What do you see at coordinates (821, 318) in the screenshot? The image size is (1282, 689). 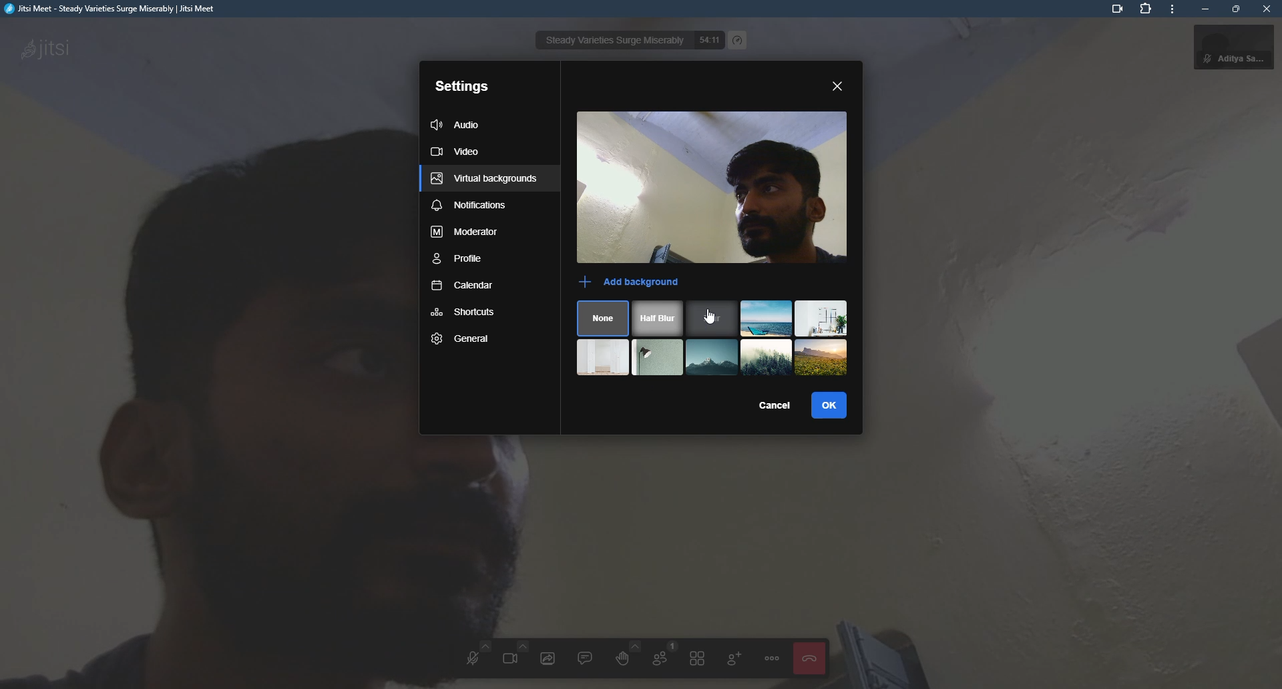 I see `scenery` at bounding box center [821, 318].